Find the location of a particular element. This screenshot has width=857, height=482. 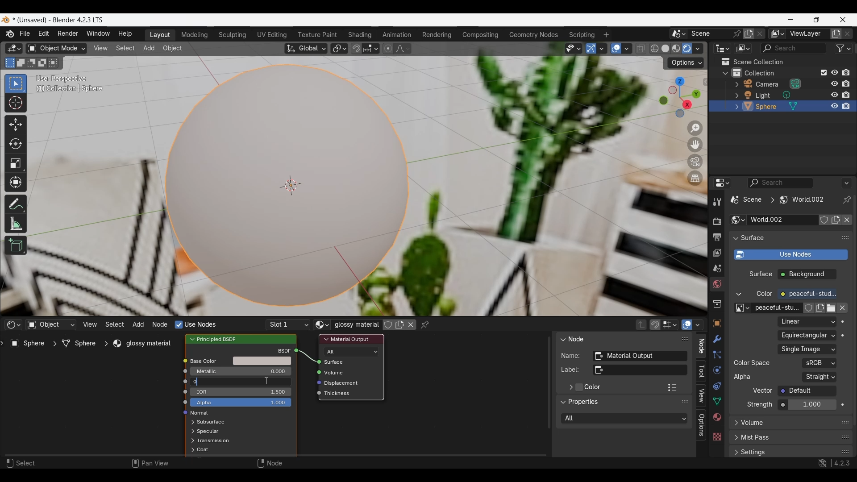

Active tool and workspace settings is located at coordinates (716, 202).